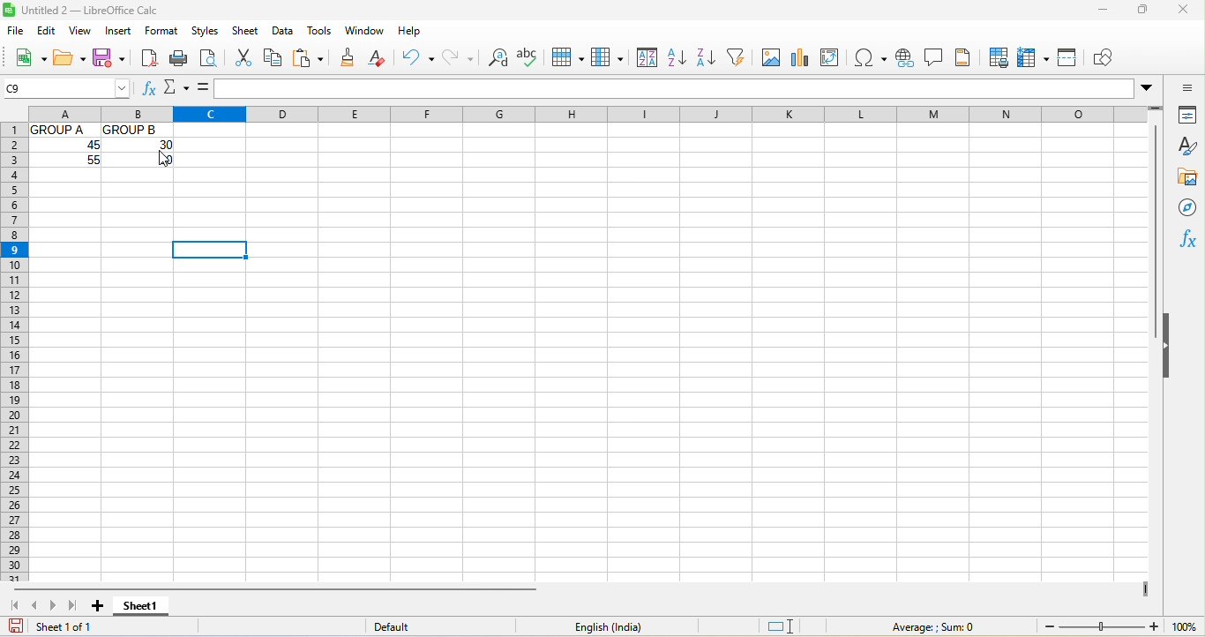 This screenshot has height=637, width=1205. Describe the element at coordinates (14, 353) in the screenshot. I see `rows` at that location.